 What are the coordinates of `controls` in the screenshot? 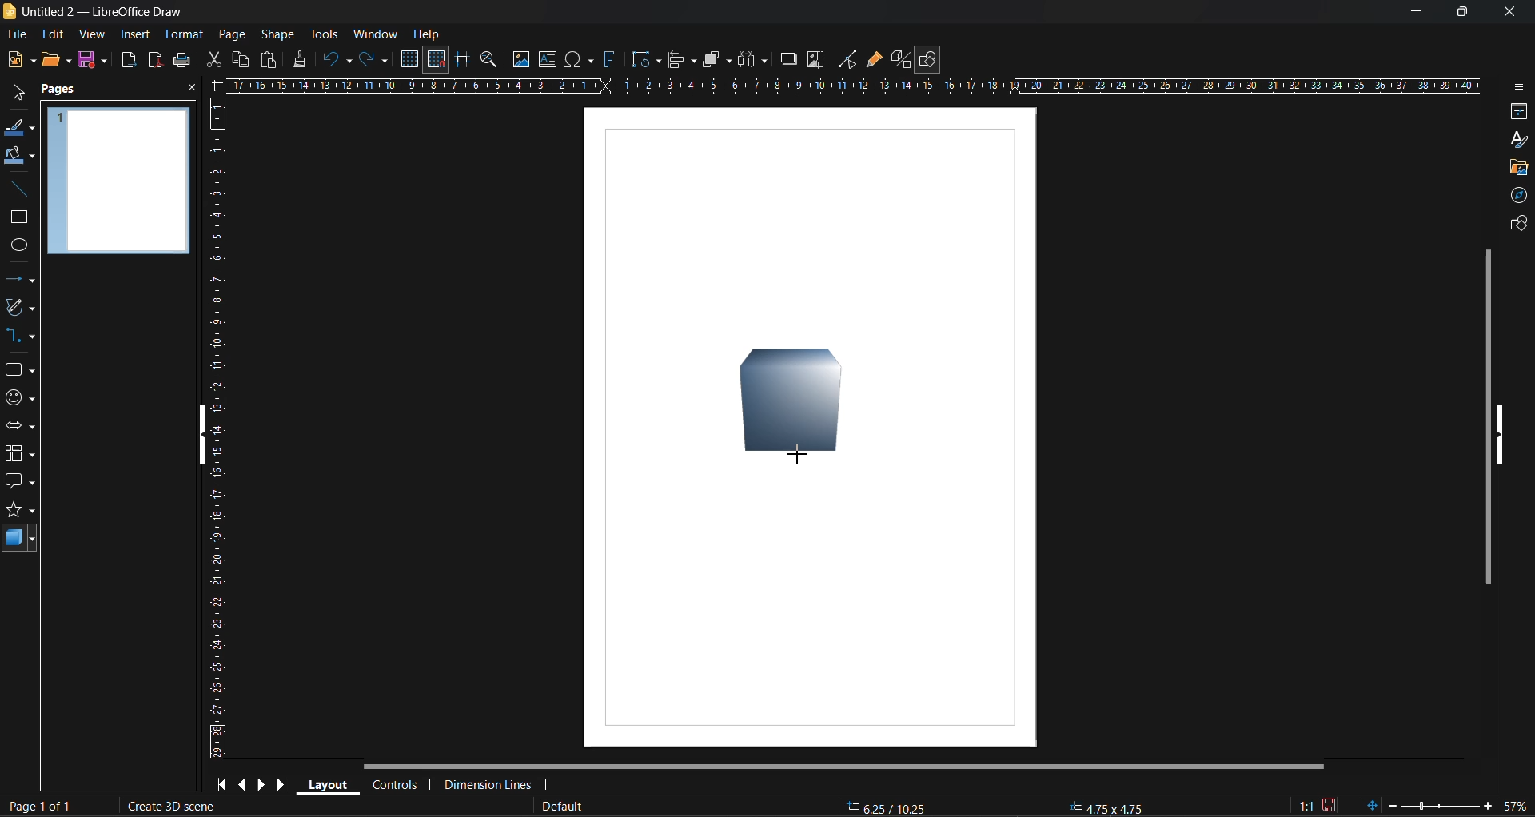 It's located at (398, 784).